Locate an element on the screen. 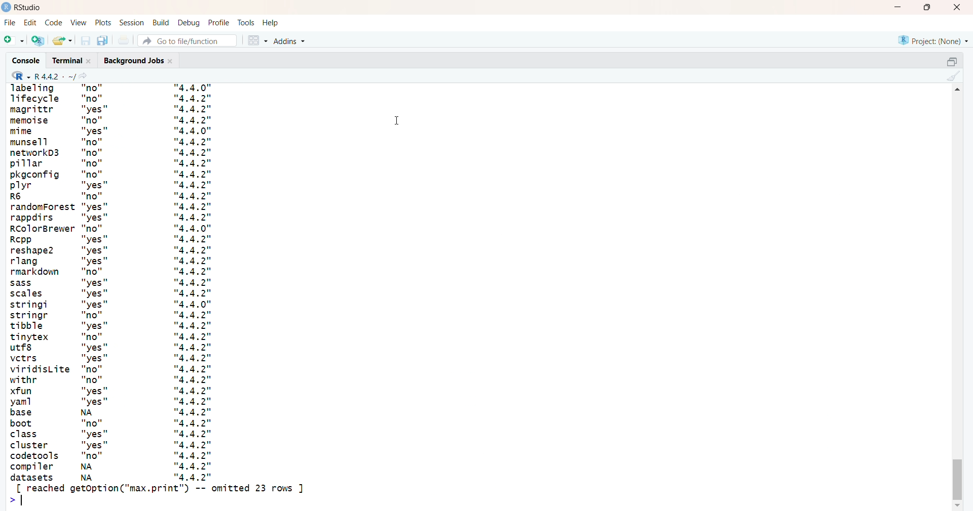  console is located at coordinates (25, 62).